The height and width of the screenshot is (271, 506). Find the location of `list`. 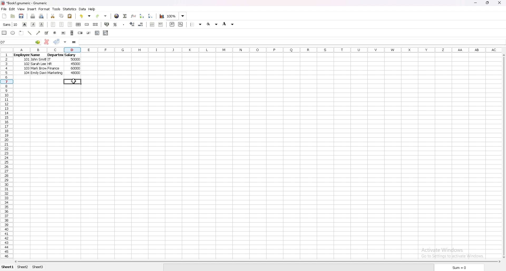

list is located at coordinates (97, 33).